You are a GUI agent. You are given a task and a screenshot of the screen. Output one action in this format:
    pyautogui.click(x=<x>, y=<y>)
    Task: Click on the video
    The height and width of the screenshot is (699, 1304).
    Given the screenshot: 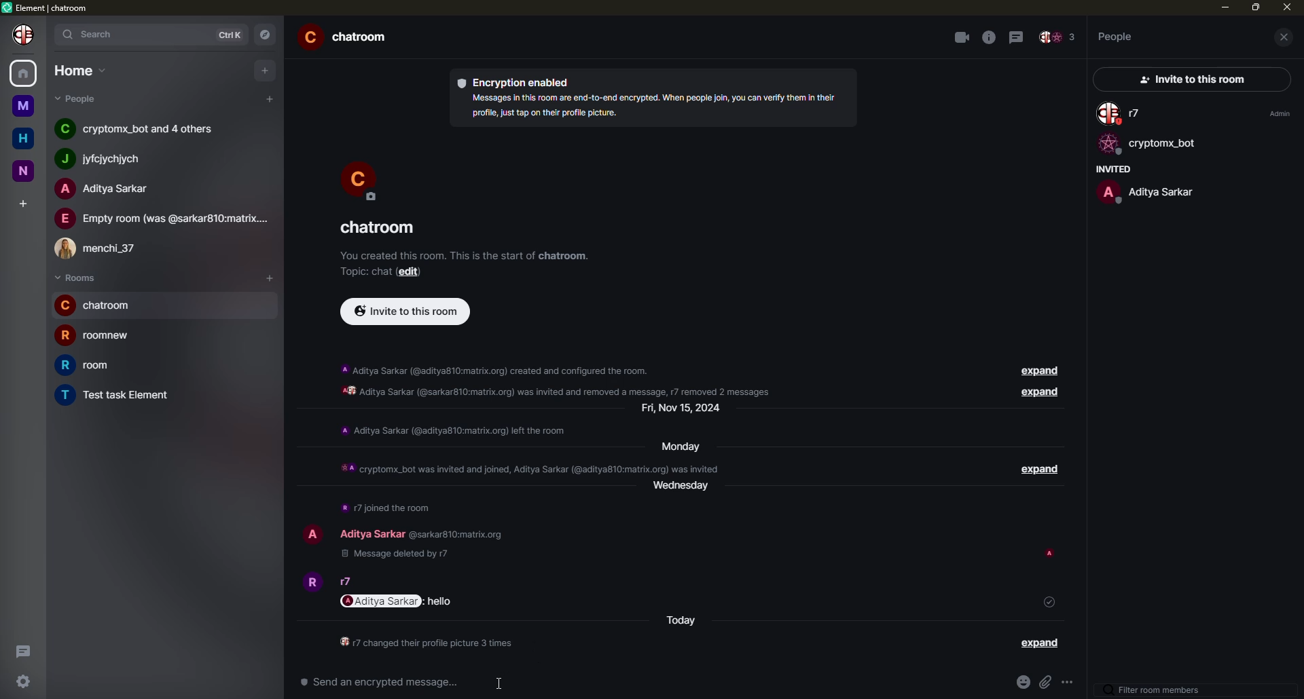 What is the action you would take?
    pyautogui.click(x=960, y=37)
    